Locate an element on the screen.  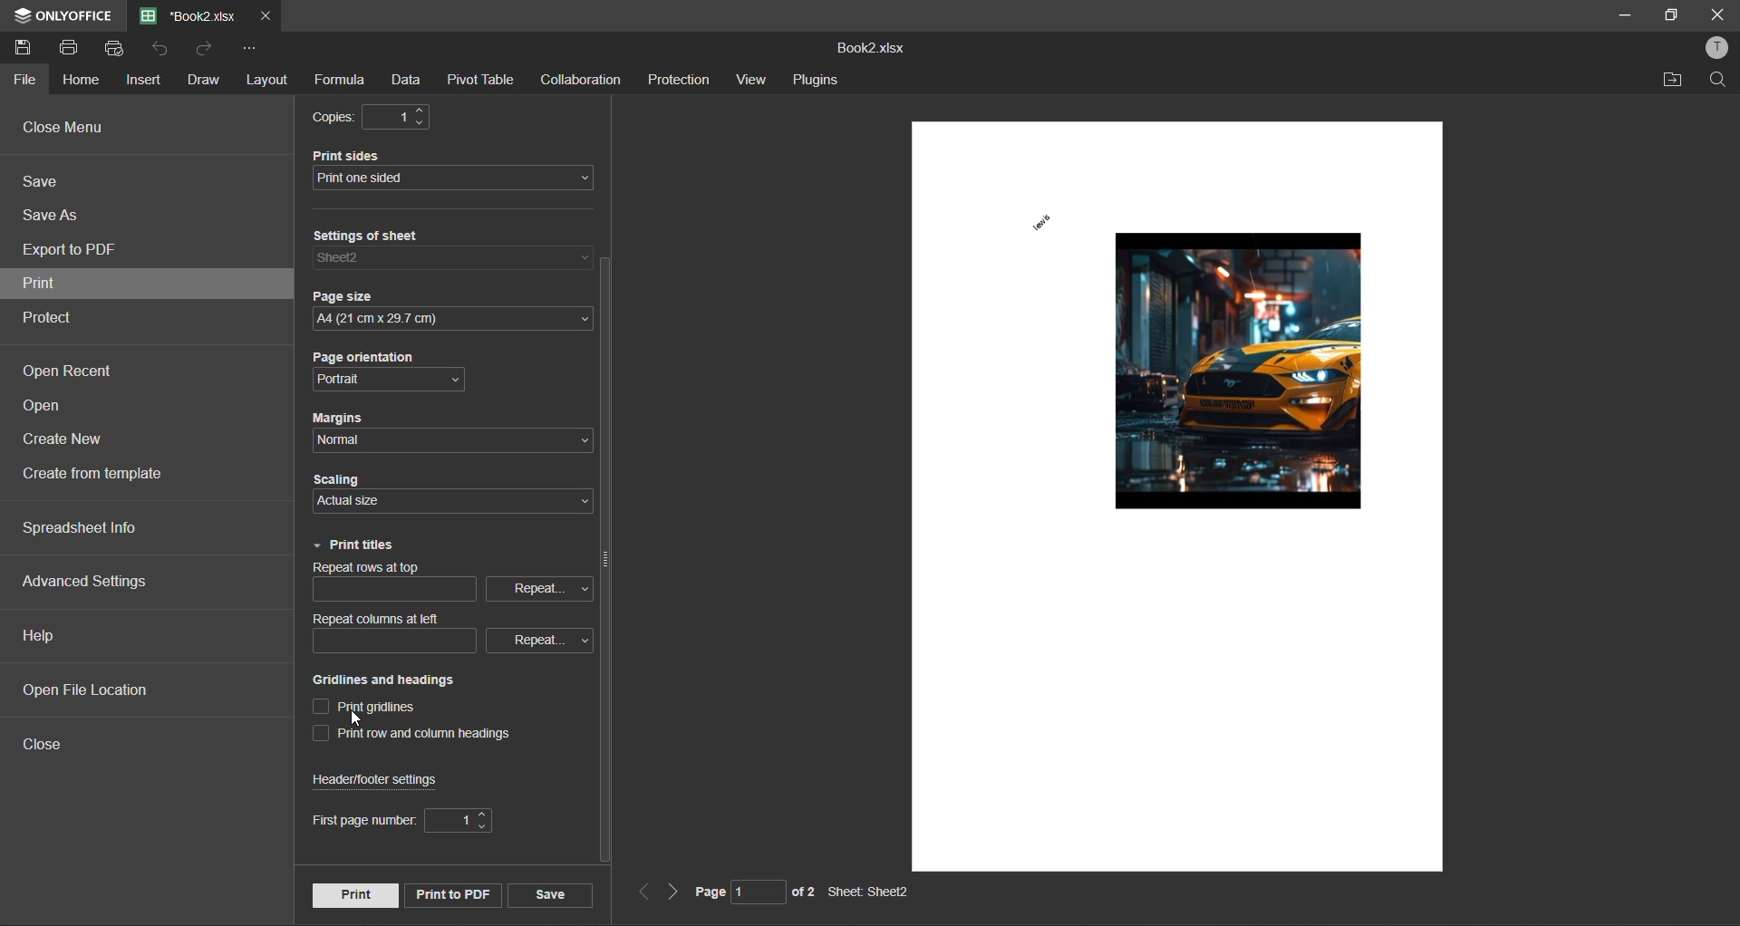
close  is located at coordinates (1720, 16).